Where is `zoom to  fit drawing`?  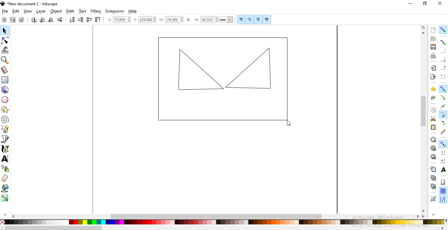 zoom to  fit drawing is located at coordinates (432, 149).